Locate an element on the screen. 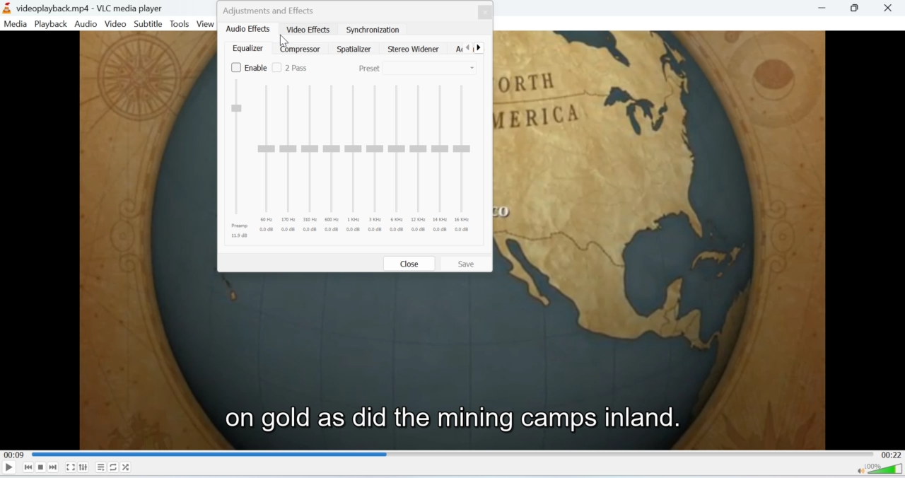 The image size is (905, 478). Tools is located at coordinates (180, 24).